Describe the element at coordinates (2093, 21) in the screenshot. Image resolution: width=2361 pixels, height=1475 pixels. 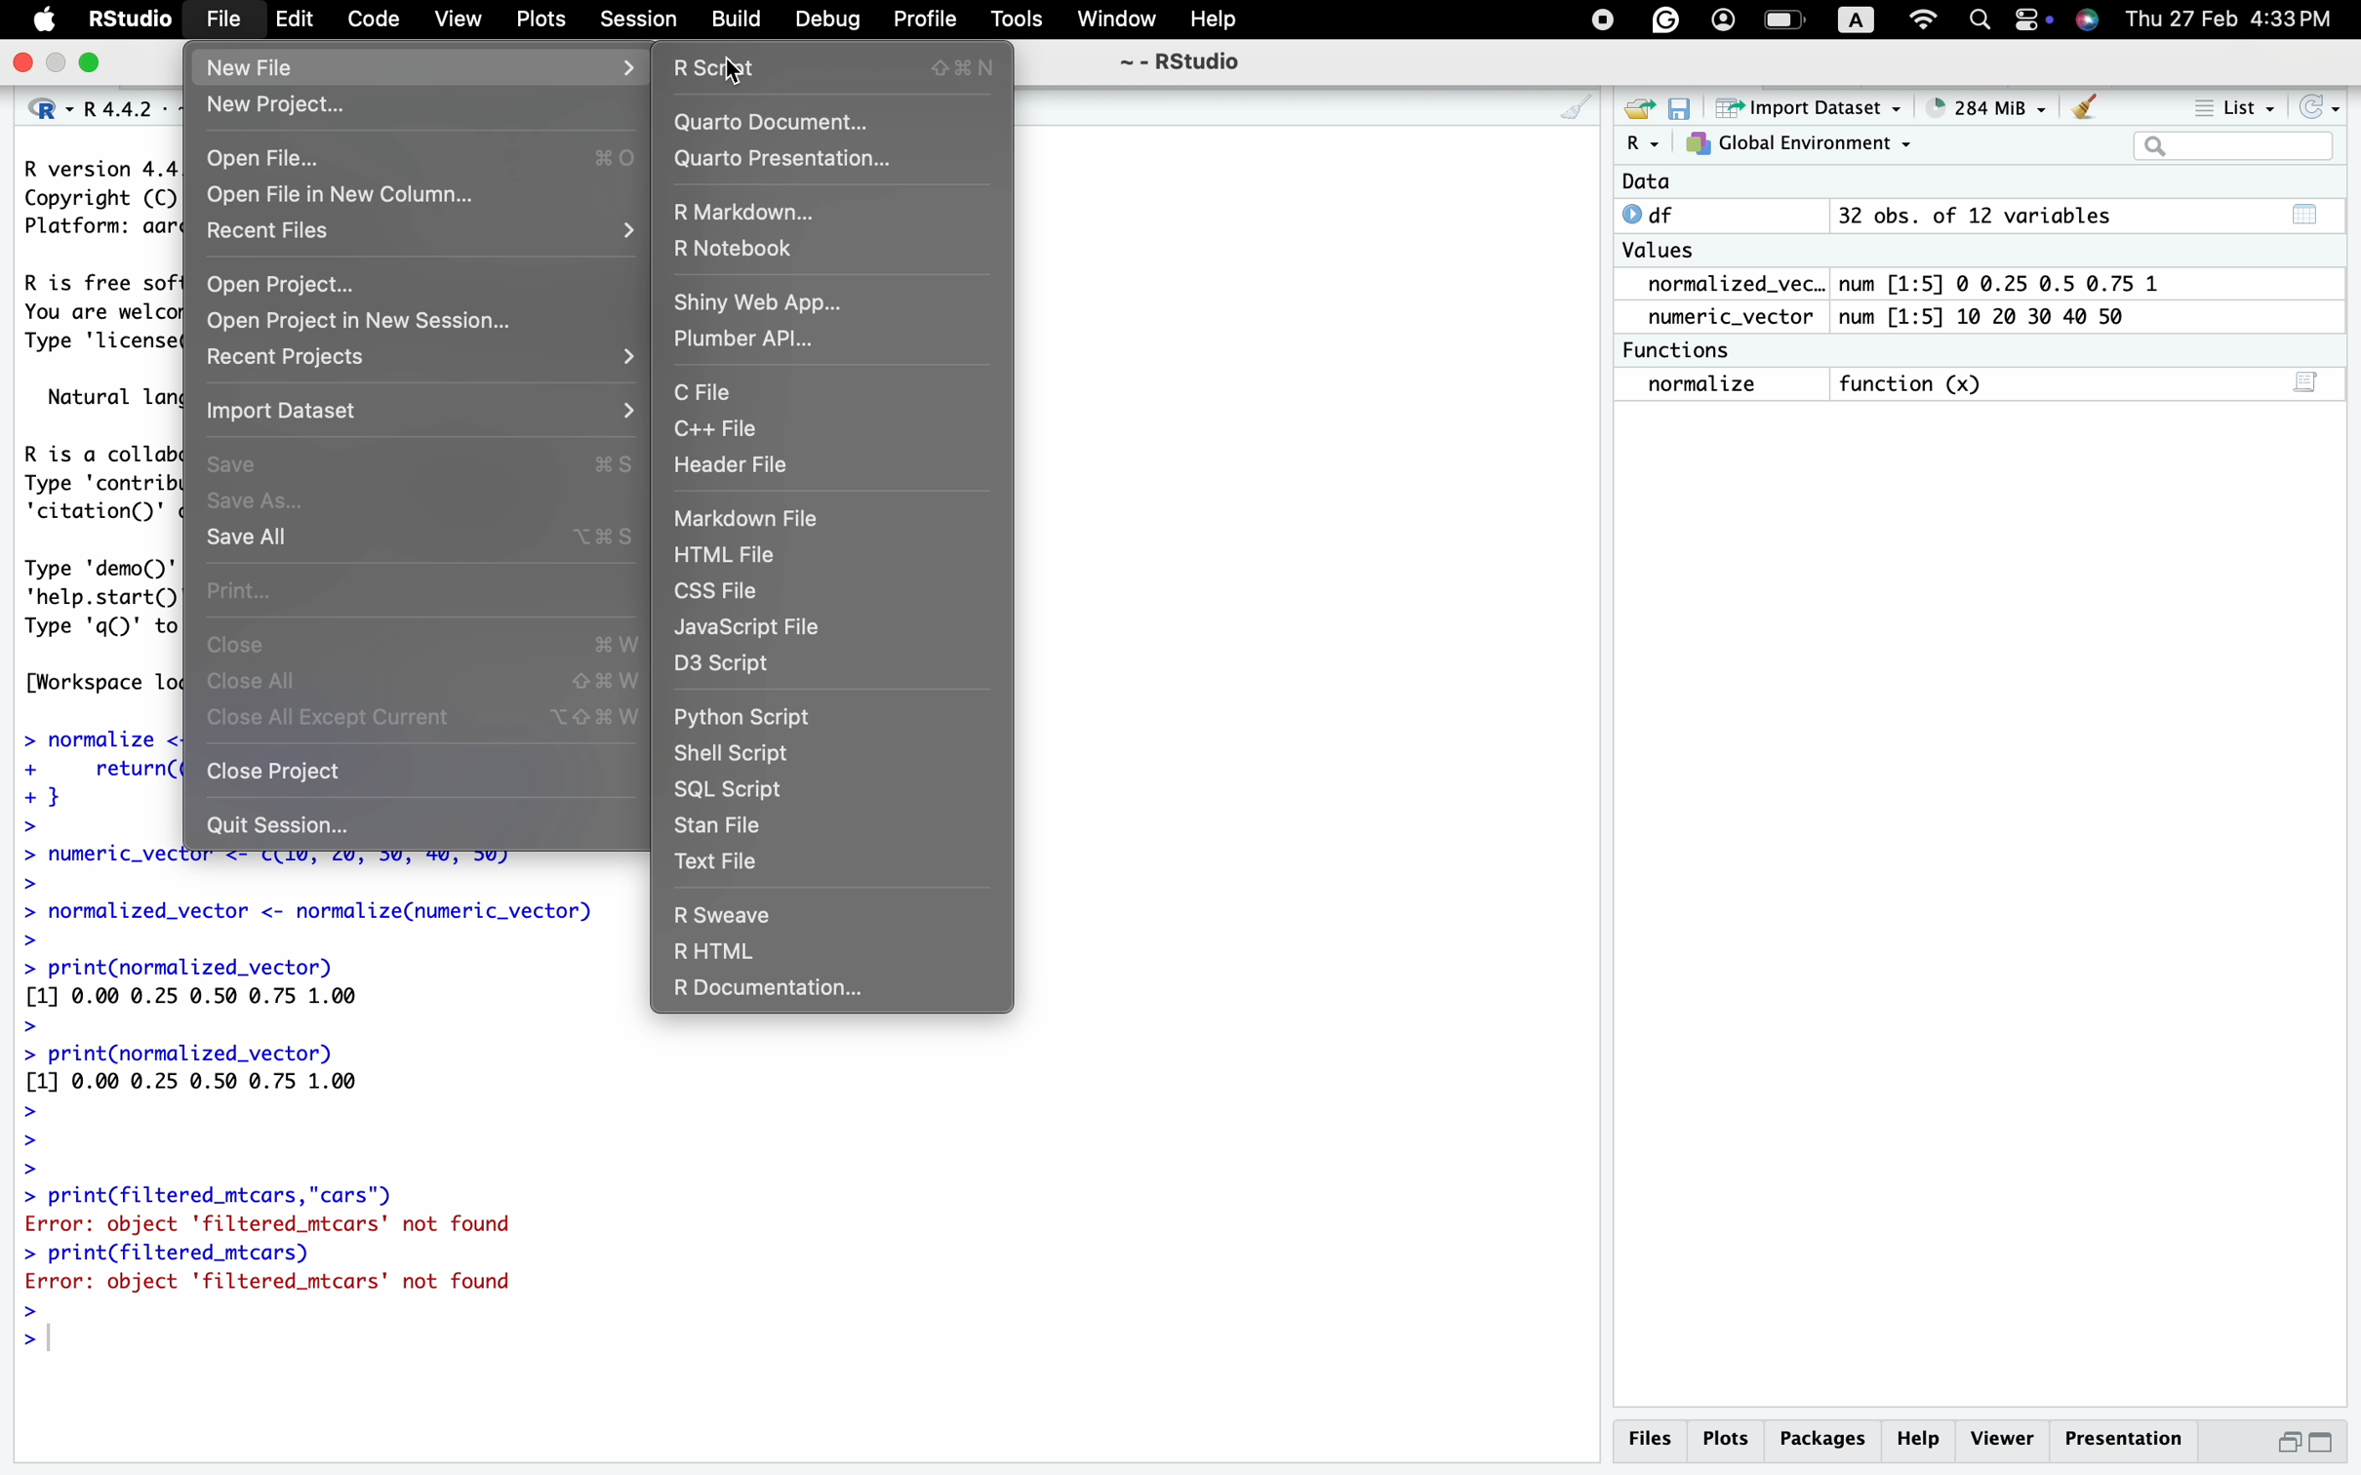
I see `SIRI` at that location.